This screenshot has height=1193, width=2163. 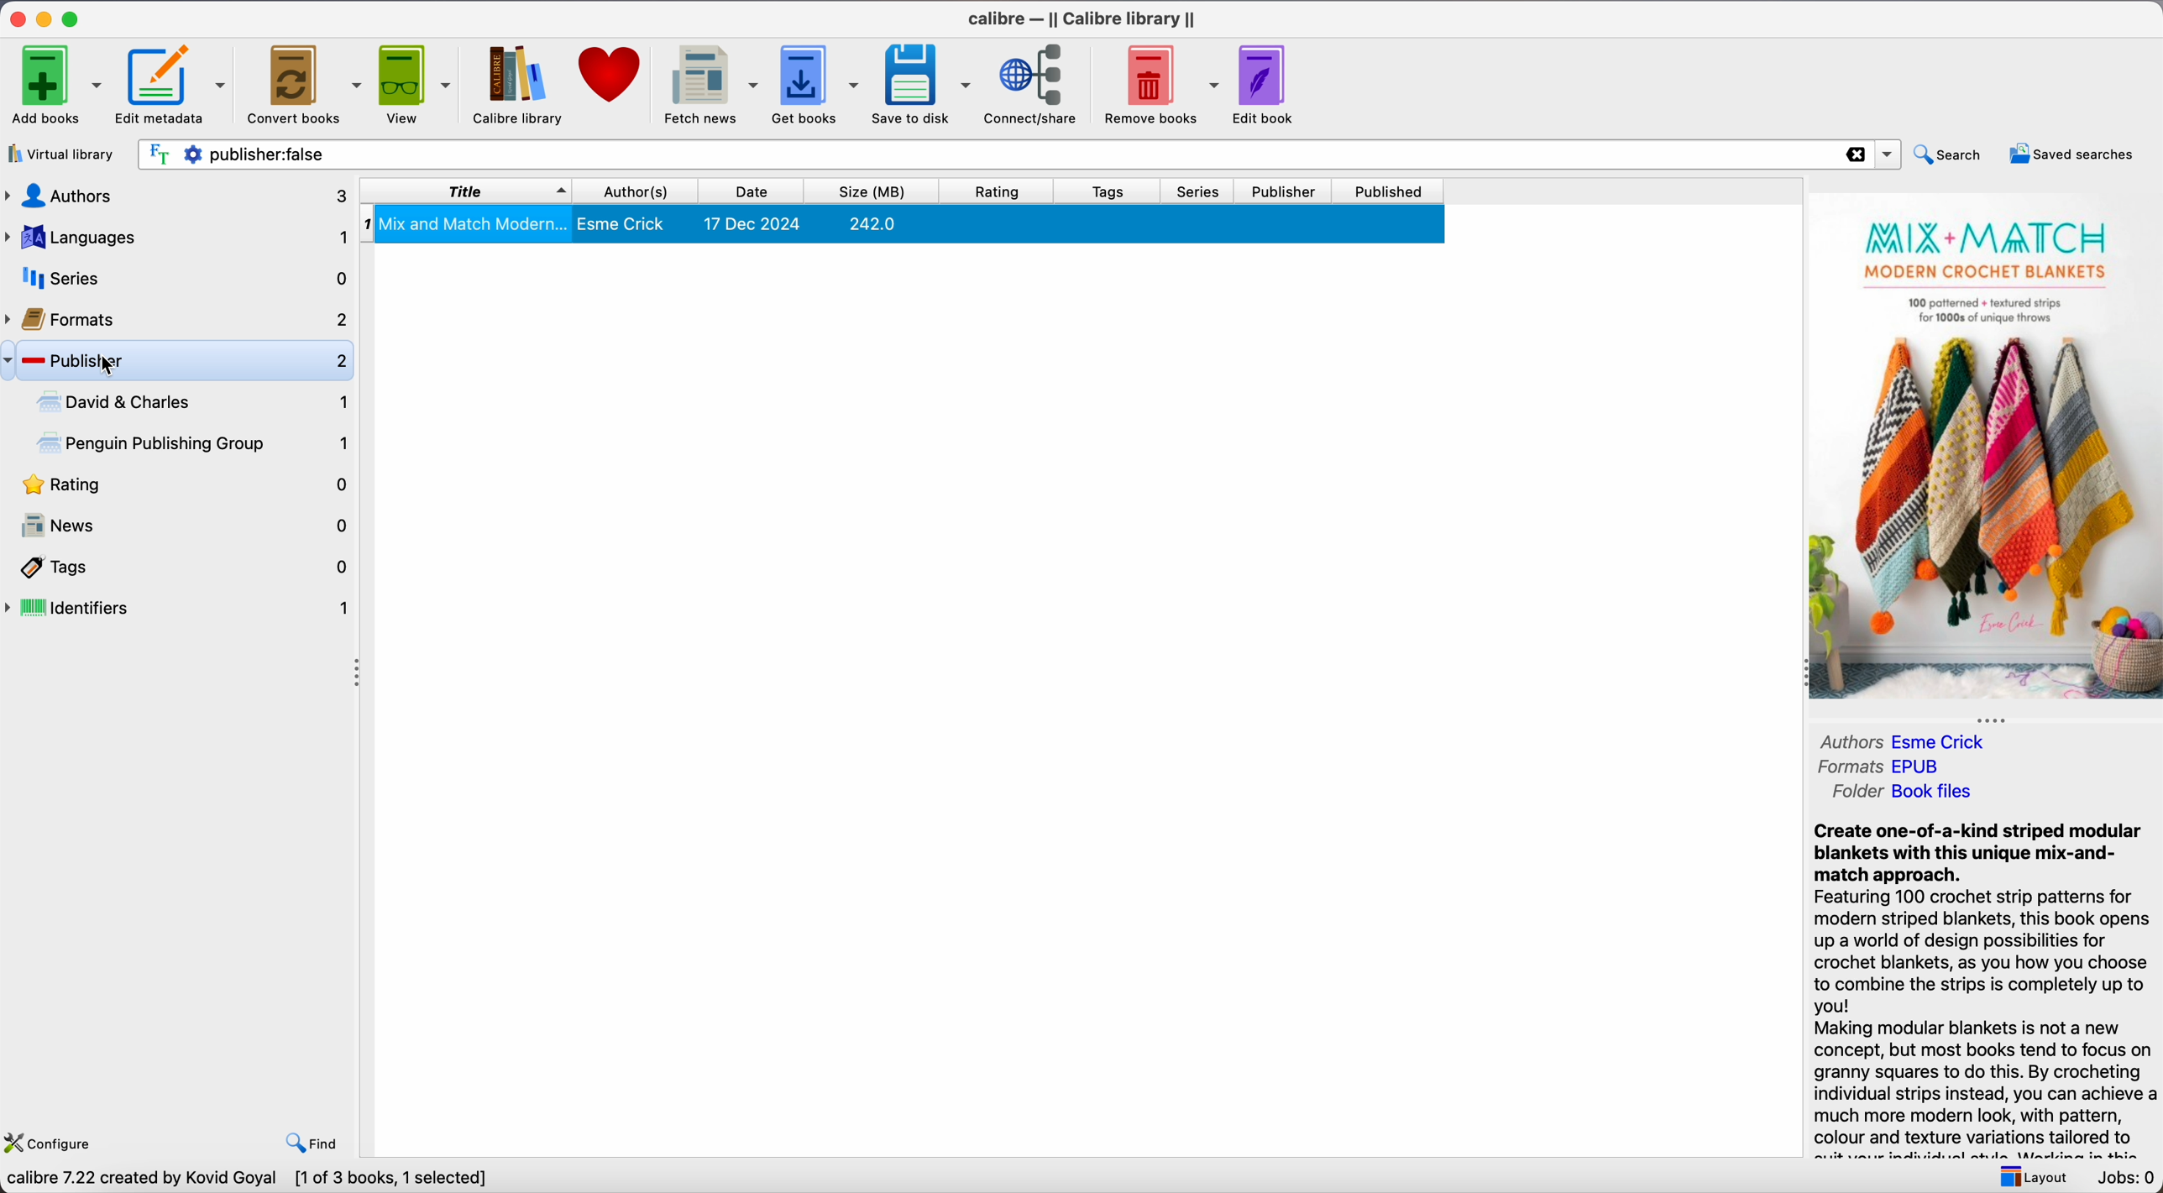 I want to click on formats EPUB, so click(x=1887, y=766).